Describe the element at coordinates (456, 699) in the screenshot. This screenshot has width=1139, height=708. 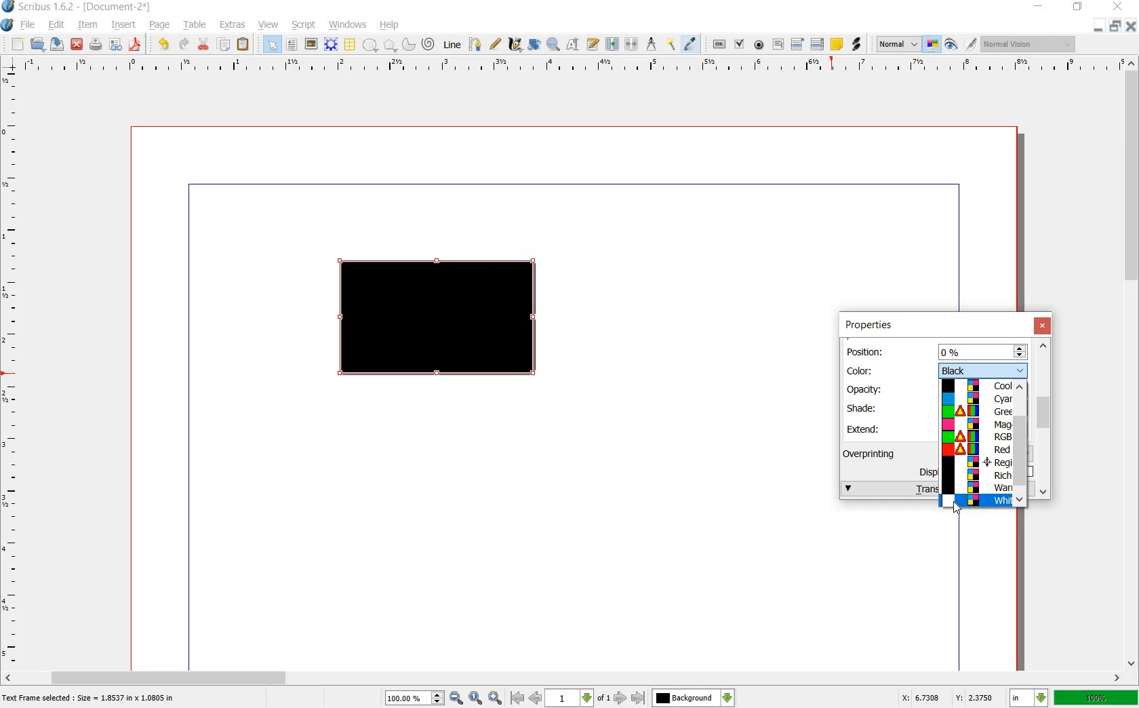
I see `zoom out` at that location.